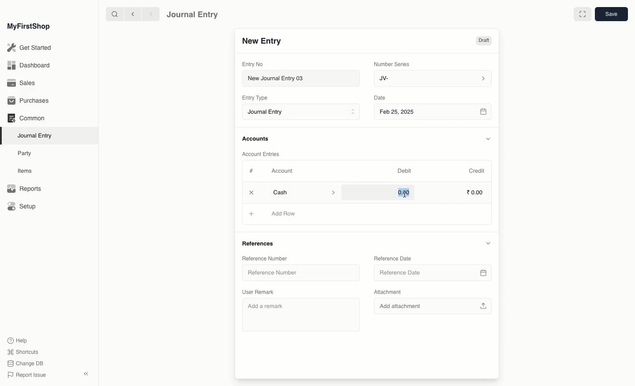 This screenshot has width=635, height=386. What do you see at coordinates (30, 101) in the screenshot?
I see `Purchases` at bounding box center [30, 101].